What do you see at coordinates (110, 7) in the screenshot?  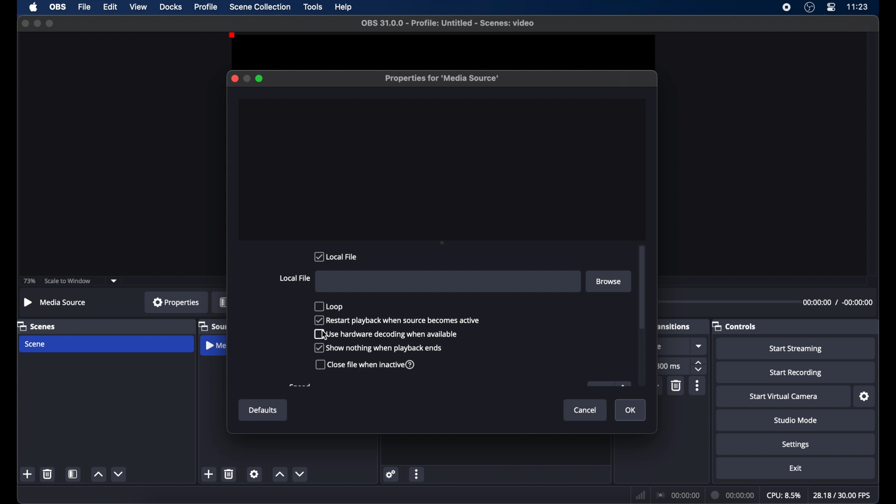 I see `edit` at bounding box center [110, 7].